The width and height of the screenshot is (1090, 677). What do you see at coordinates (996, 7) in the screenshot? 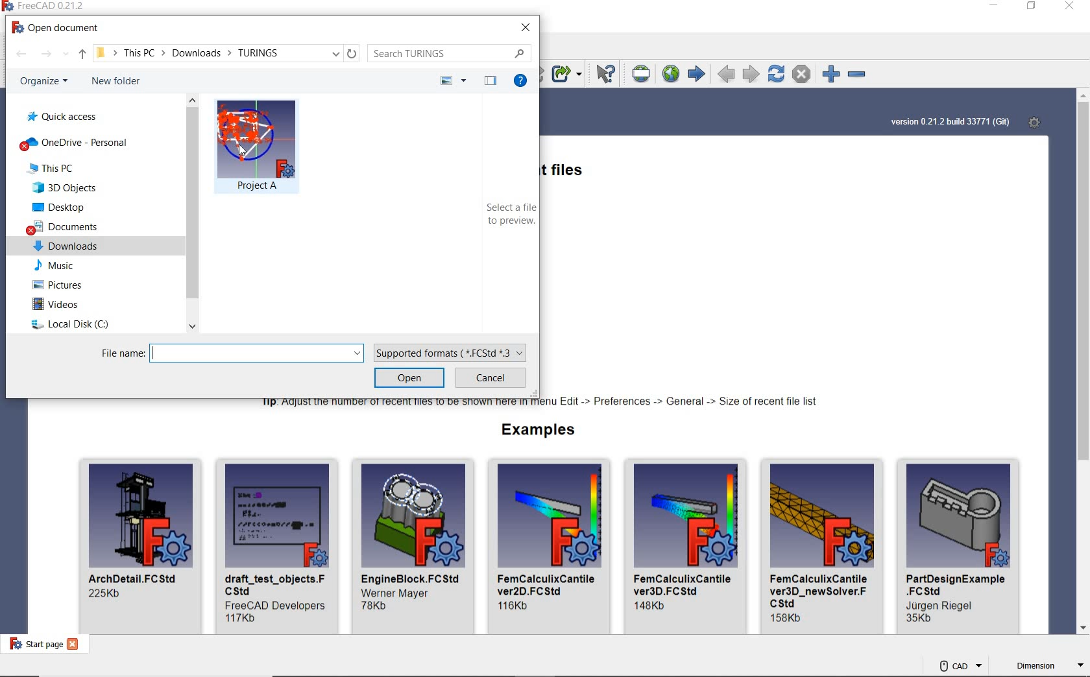
I see `MINIMIZE` at bounding box center [996, 7].